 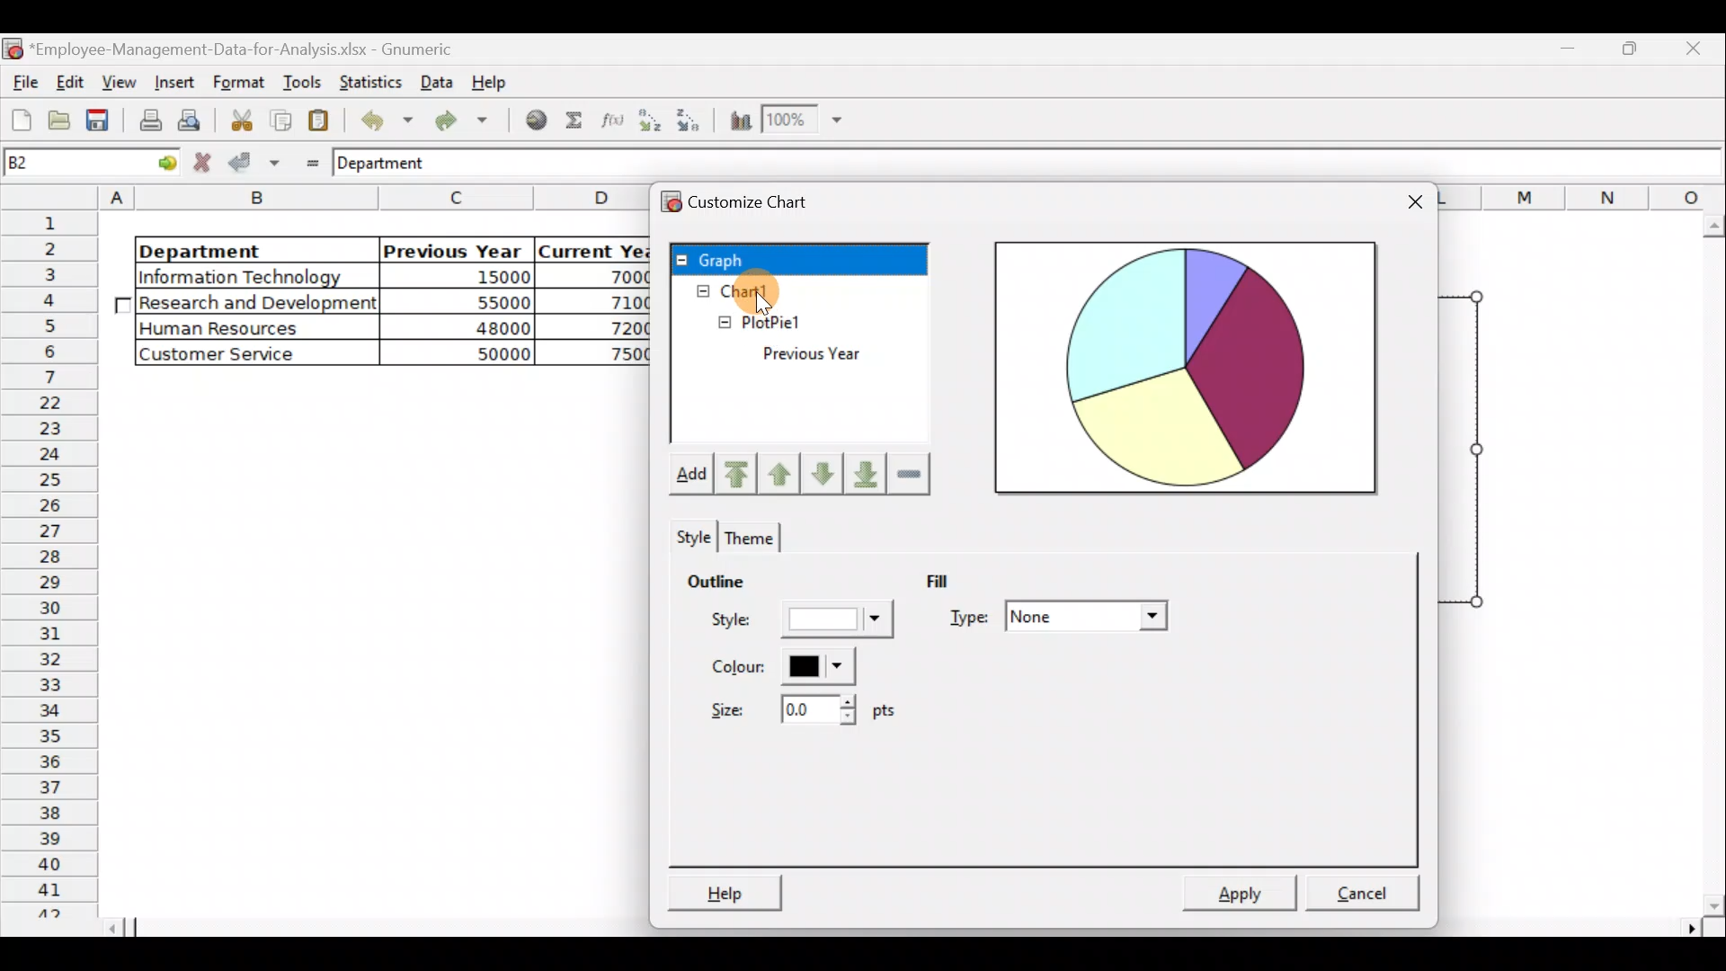 I want to click on Rows, so click(x=53, y=564).